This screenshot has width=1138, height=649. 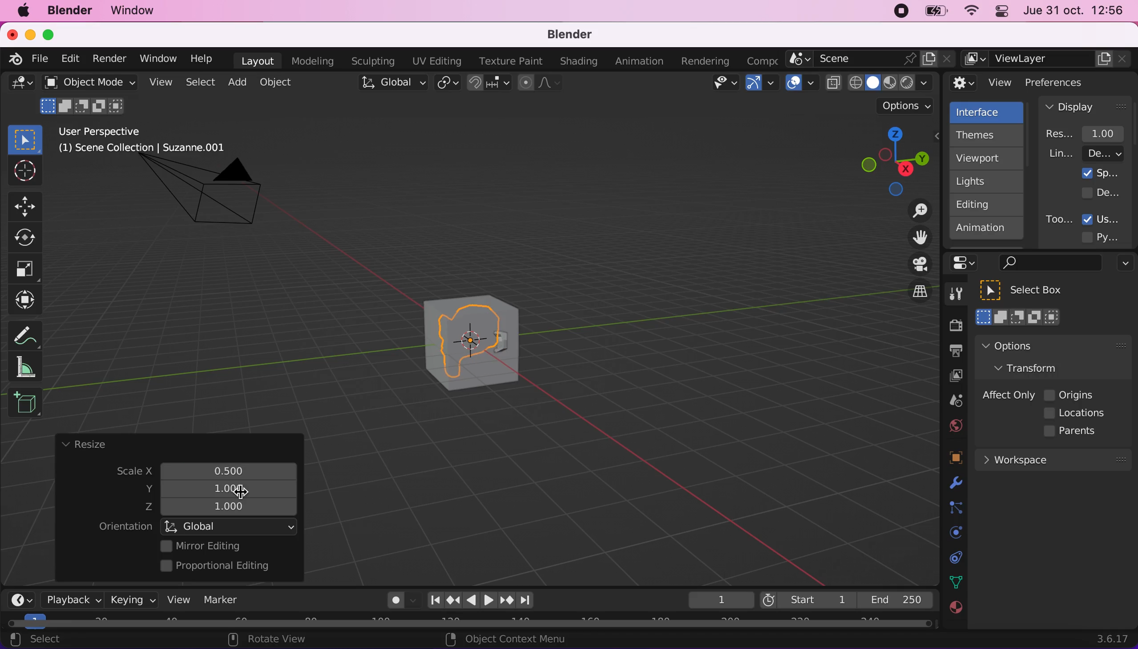 I want to click on options, so click(x=1123, y=264).